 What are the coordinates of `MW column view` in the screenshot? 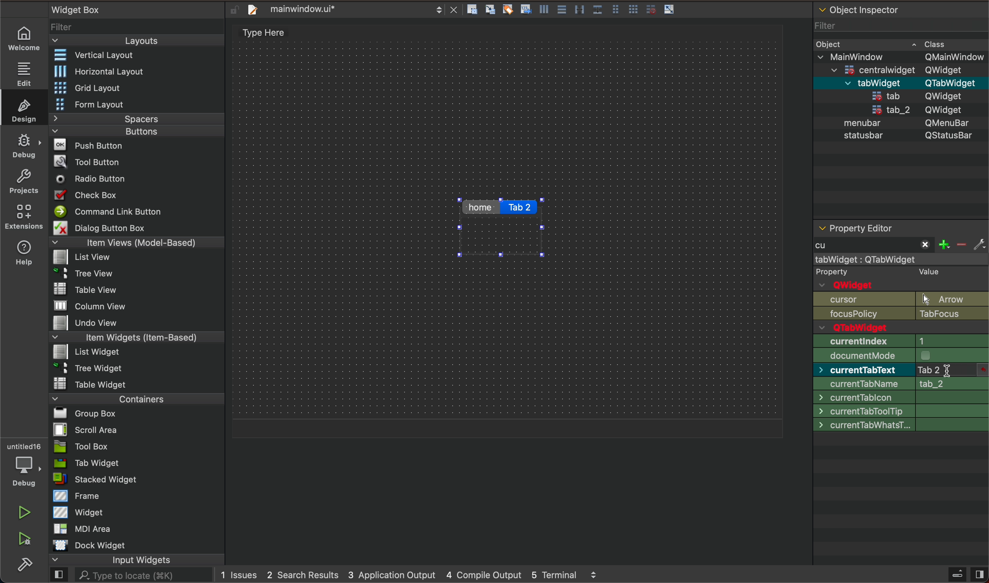 It's located at (81, 305).